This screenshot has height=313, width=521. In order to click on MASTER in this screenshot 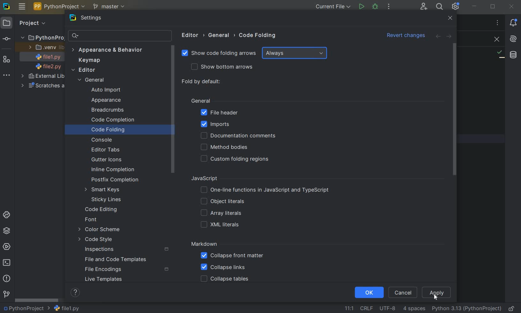, I will do `click(110, 7)`.